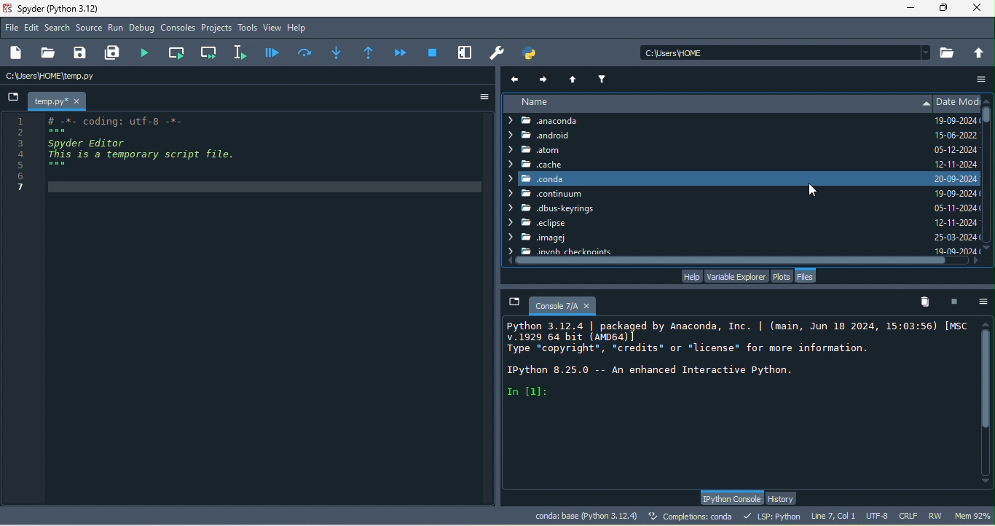 This screenshot has height=526, width=995. What do you see at coordinates (734, 361) in the screenshot?
I see `console text` at bounding box center [734, 361].